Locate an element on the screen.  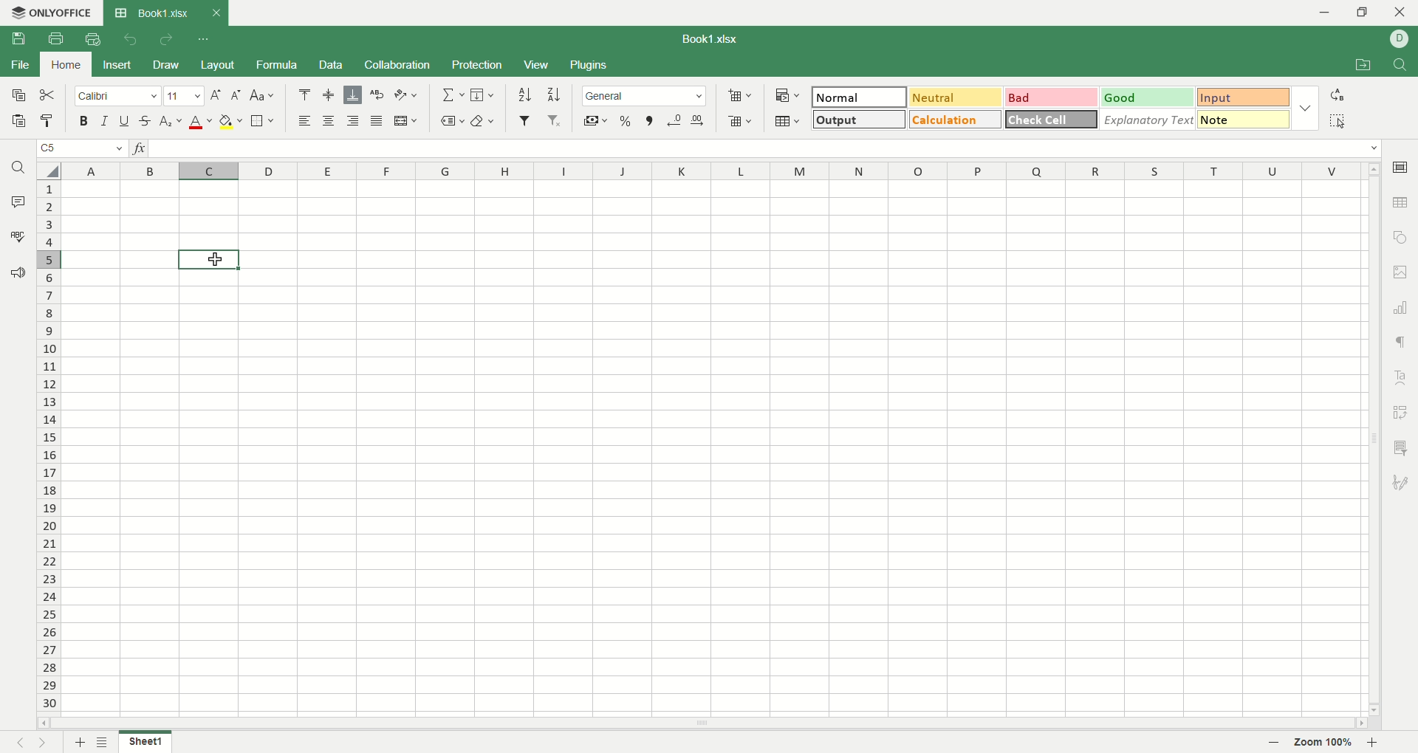
delete cell is located at coordinates (740, 123).